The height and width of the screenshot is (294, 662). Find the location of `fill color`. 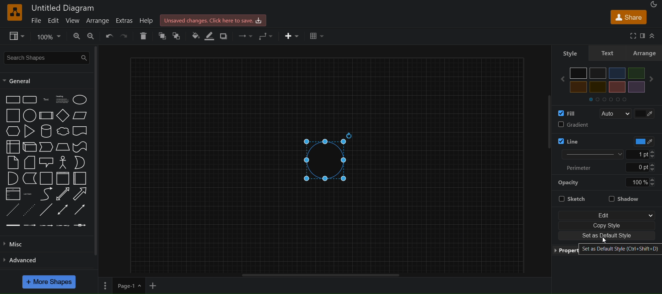

fill color is located at coordinates (569, 114).